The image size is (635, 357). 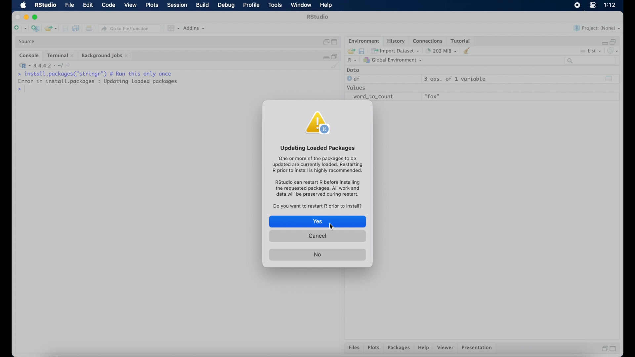 I want to click on maximize, so click(x=36, y=17).